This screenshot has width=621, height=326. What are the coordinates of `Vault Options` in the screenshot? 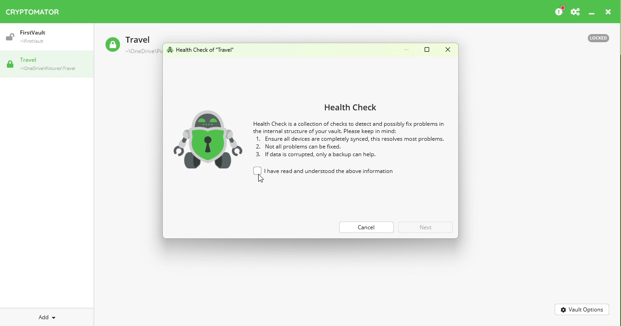 It's located at (583, 310).